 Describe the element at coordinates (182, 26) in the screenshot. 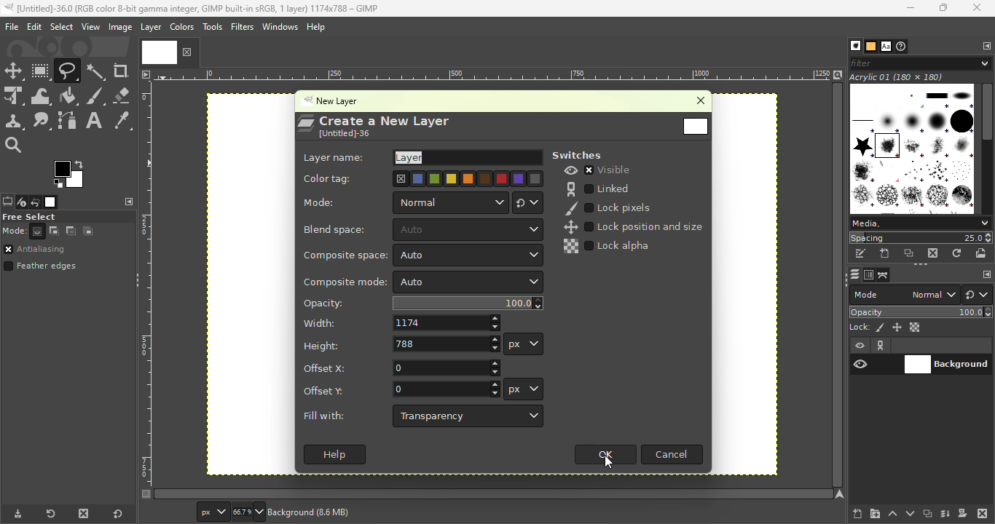

I see `Colors` at that location.